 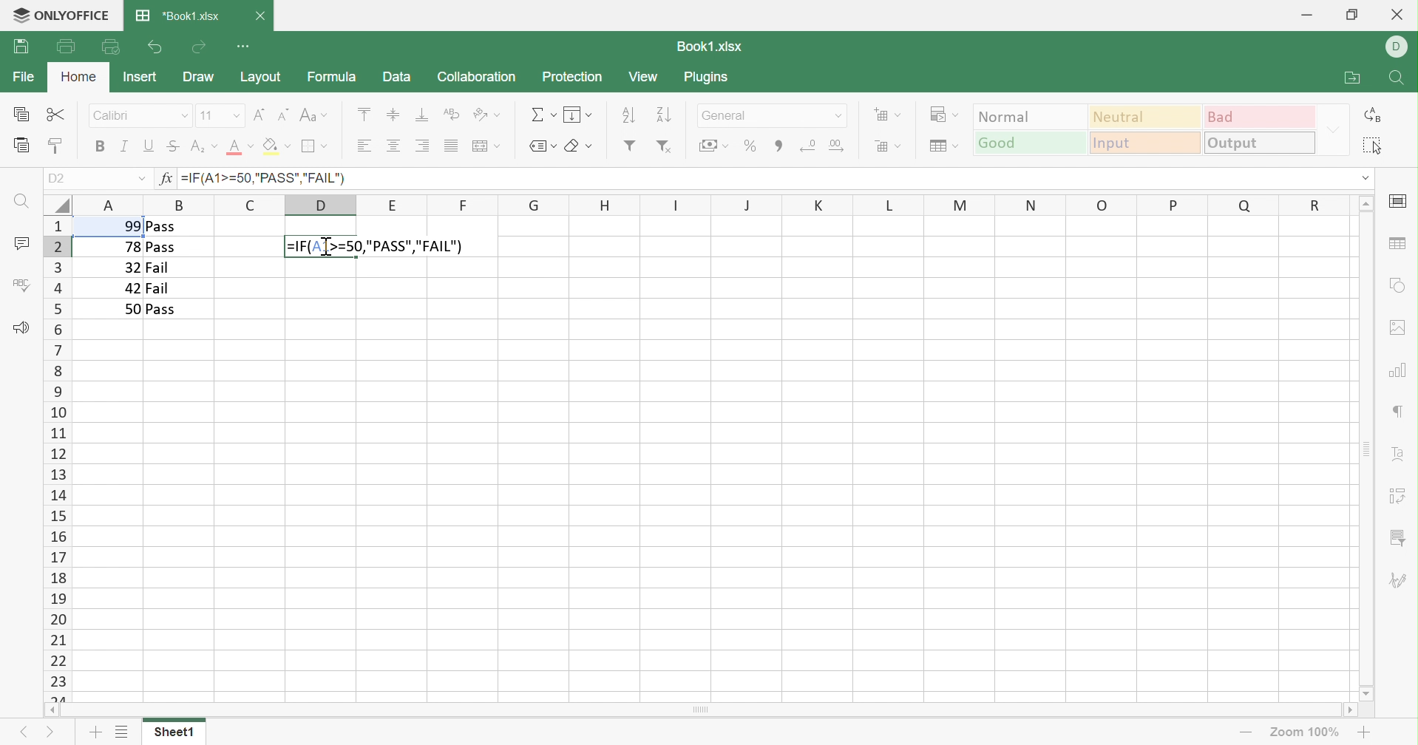 I want to click on Paragraph settings, so click(x=1402, y=410).